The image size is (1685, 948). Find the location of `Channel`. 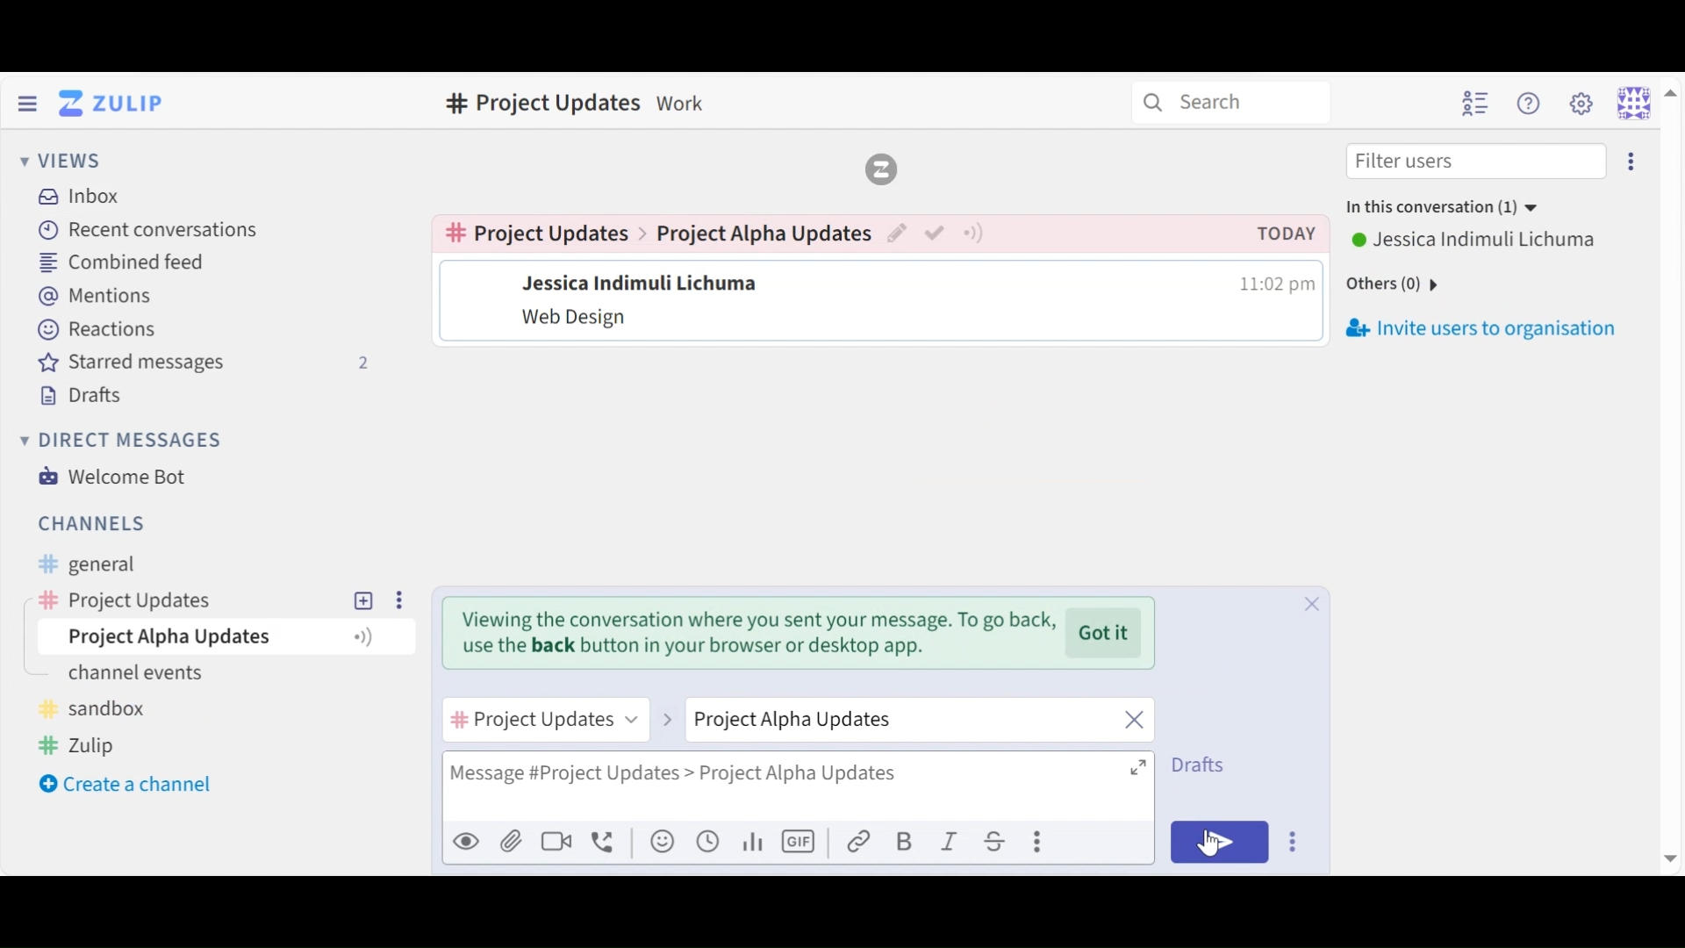

Channel is located at coordinates (92, 522).